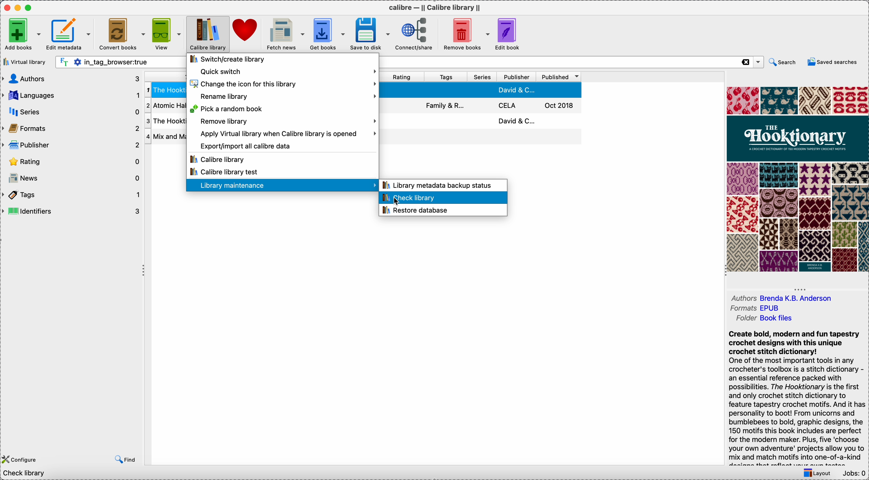 The height and width of the screenshot is (480, 869). I want to click on virtual library, so click(24, 61).